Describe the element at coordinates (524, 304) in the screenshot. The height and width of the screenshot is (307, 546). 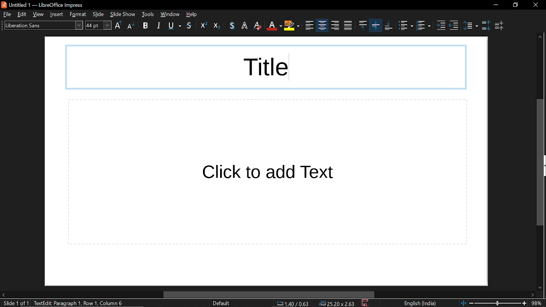
I see `zoom in` at that location.